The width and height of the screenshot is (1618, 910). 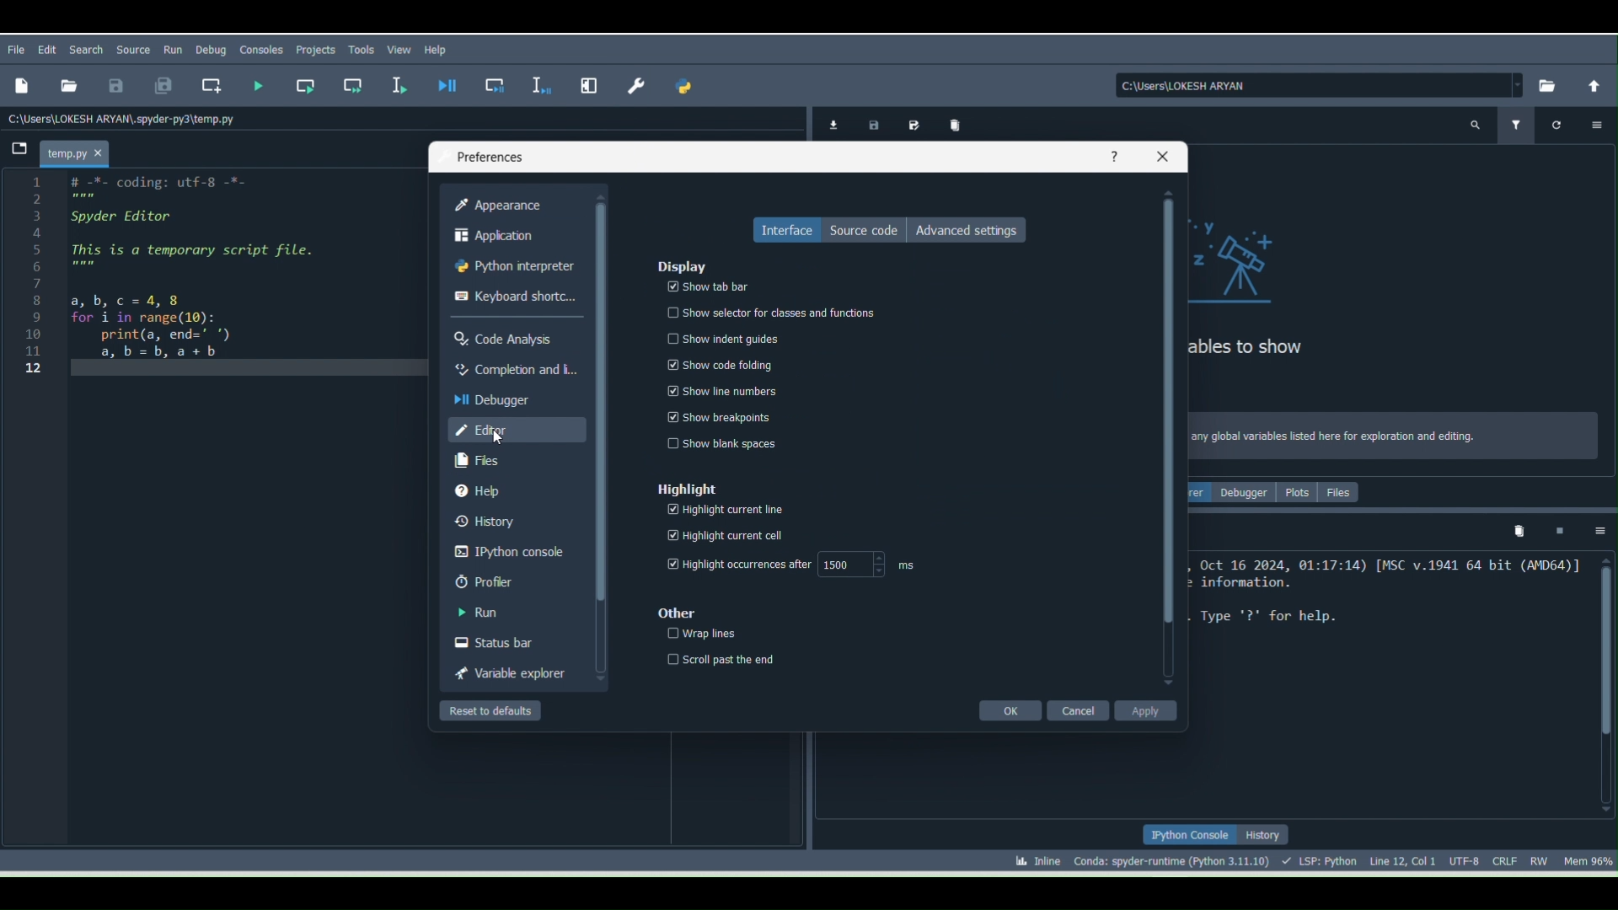 I want to click on Ok, so click(x=1010, y=709).